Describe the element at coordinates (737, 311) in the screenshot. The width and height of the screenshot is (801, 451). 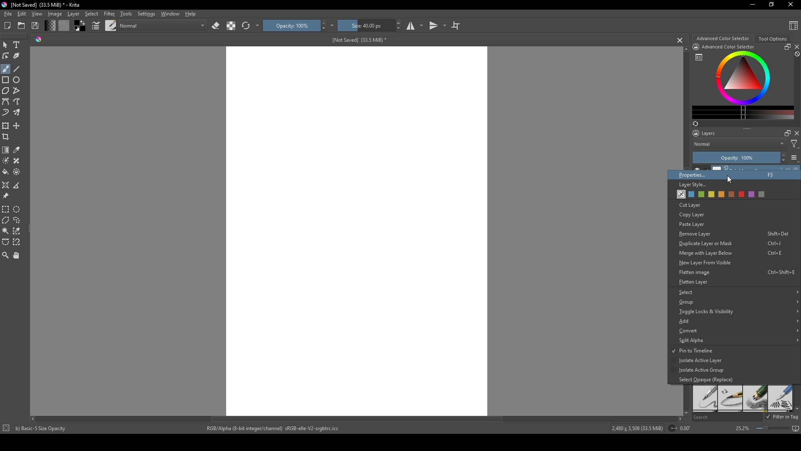
I see `Toggle Locks & Visibility ` at that location.